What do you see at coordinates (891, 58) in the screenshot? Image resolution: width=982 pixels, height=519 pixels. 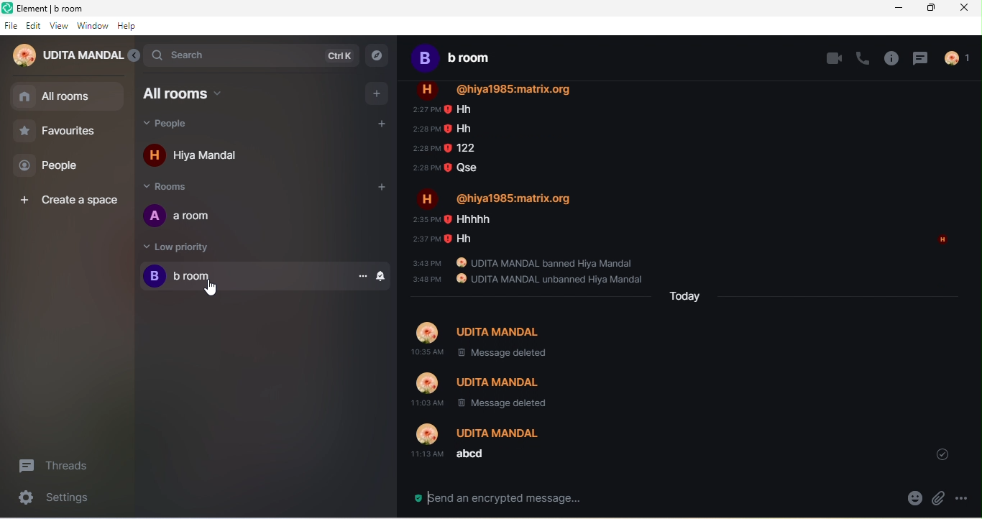 I see `room info` at bounding box center [891, 58].